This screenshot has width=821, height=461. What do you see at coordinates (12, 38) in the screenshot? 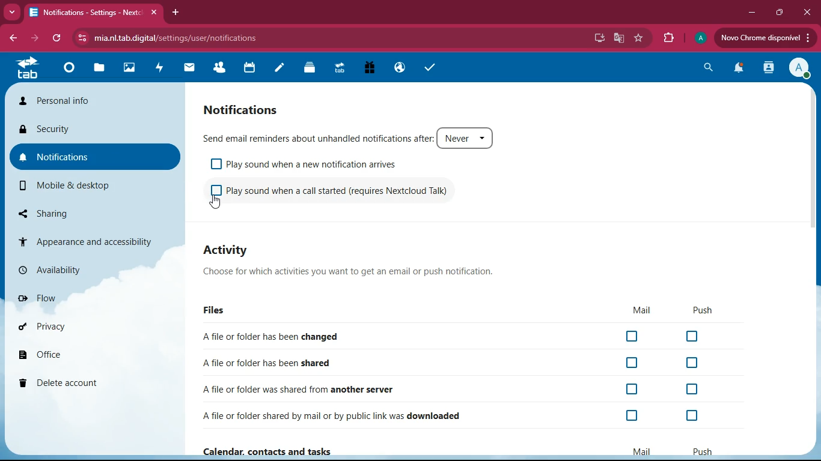
I see `back` at bounding box center [12, 38].